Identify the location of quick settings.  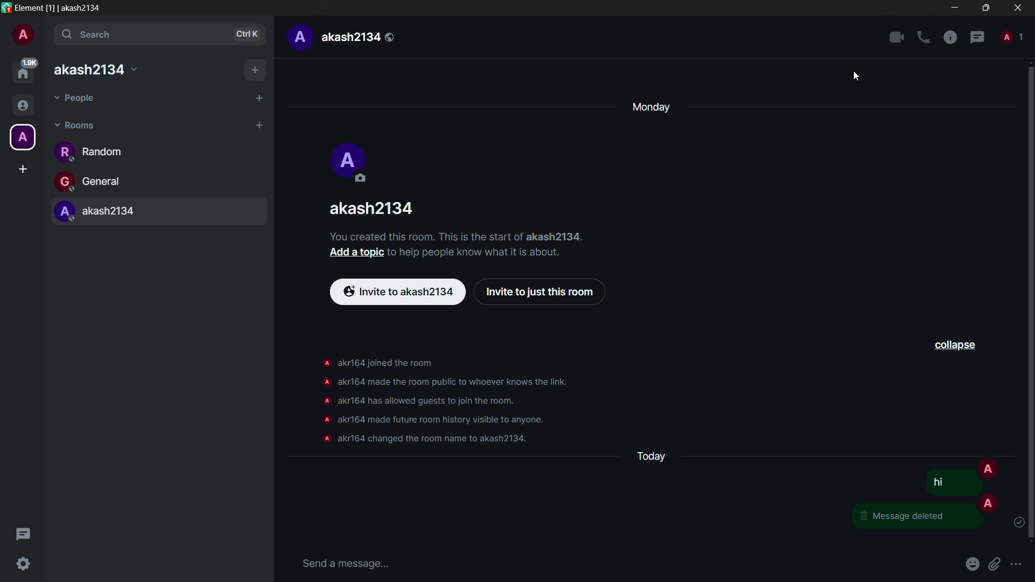
(24, 565).